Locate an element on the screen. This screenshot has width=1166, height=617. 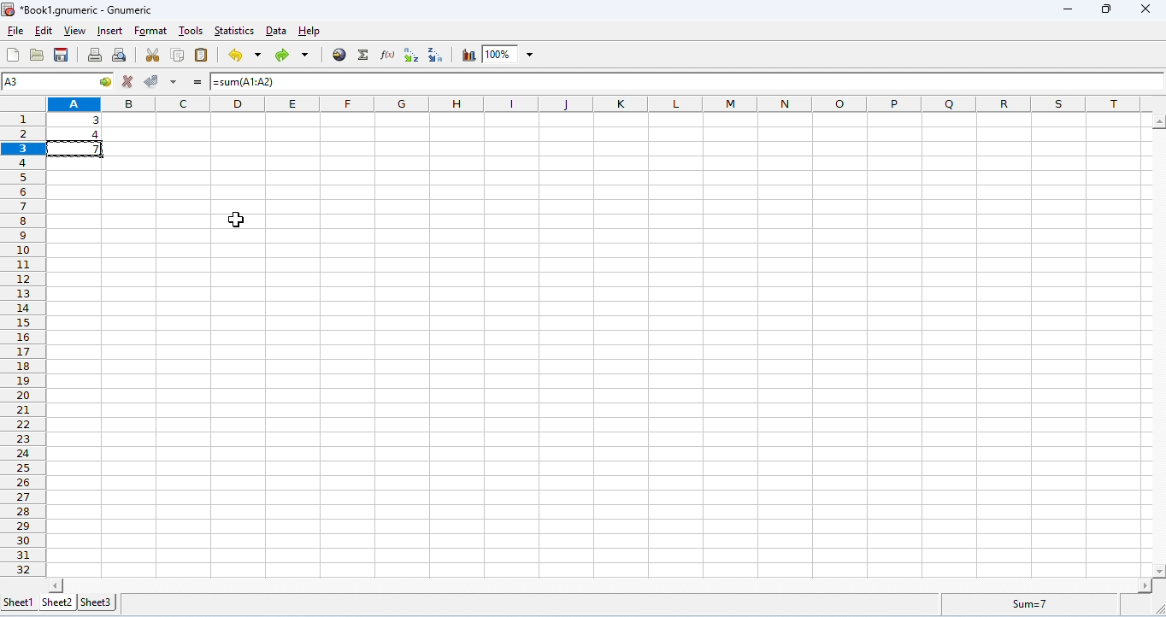
help is located at coordinates (310, 32).